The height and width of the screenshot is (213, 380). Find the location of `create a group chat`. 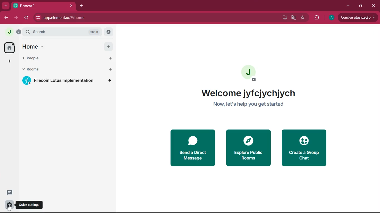

create a group chat is located at coordinates (305, 147).